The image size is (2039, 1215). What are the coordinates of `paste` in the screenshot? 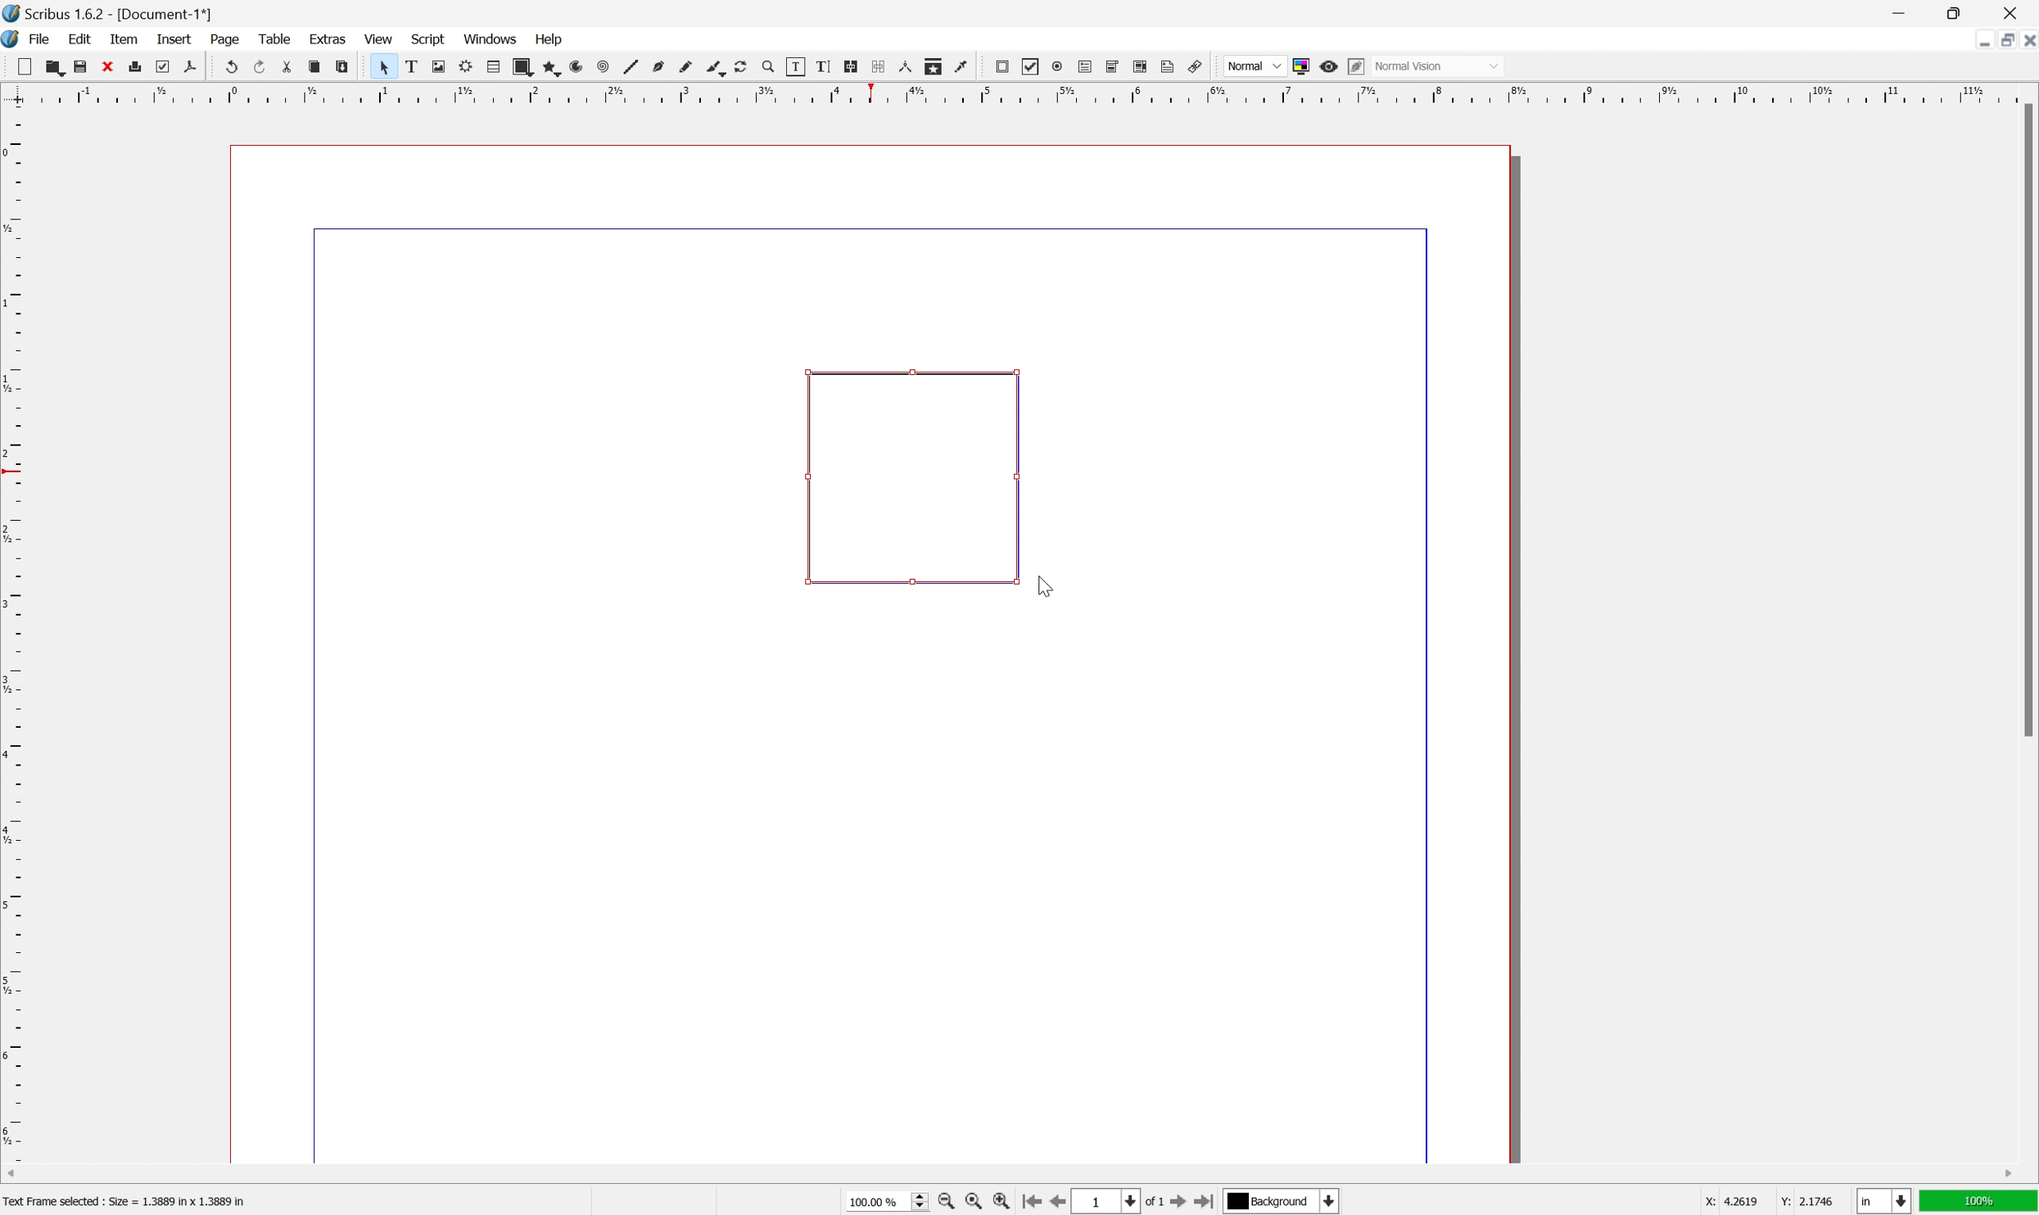 It's located at (341, 66).